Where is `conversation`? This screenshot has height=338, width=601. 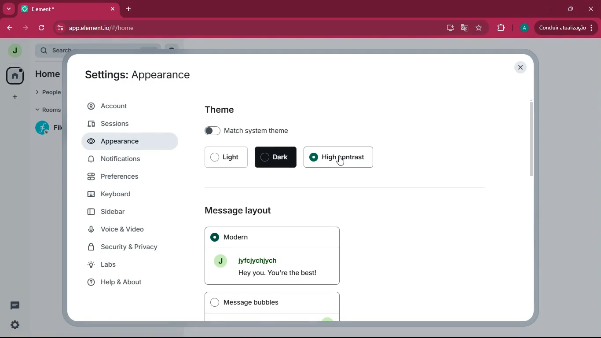
conversation is located at coordinates (14, 305).